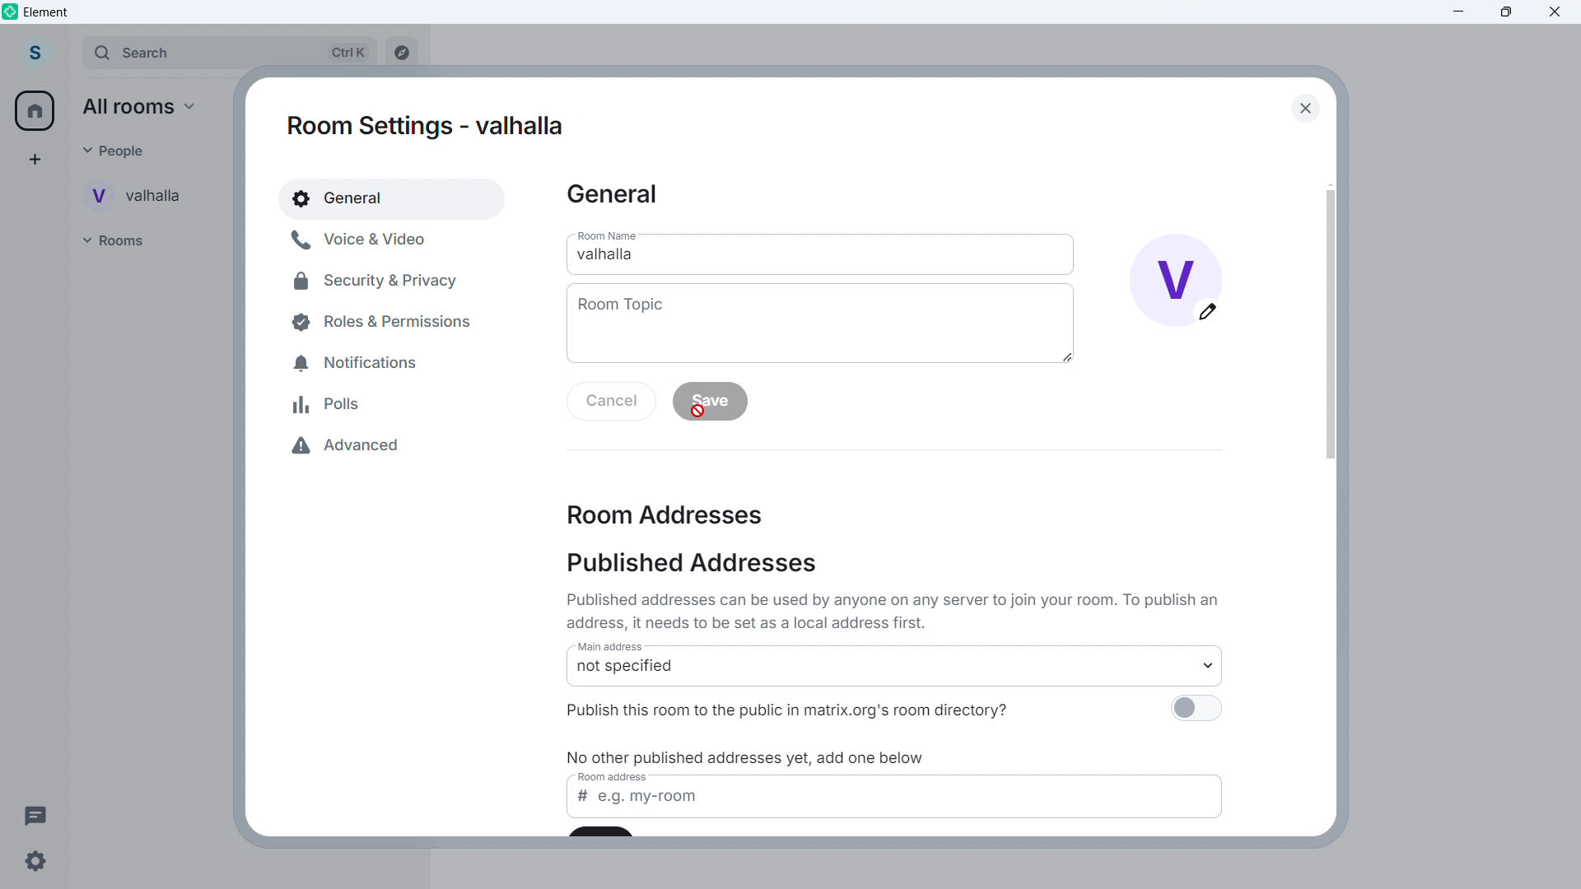 The height and width of the screenshot is (889, 1581). Describe the element at coordinates (1195, 712) in the screenshot. I see `publish this room to the public in matrix org's room directory switch` at that location.